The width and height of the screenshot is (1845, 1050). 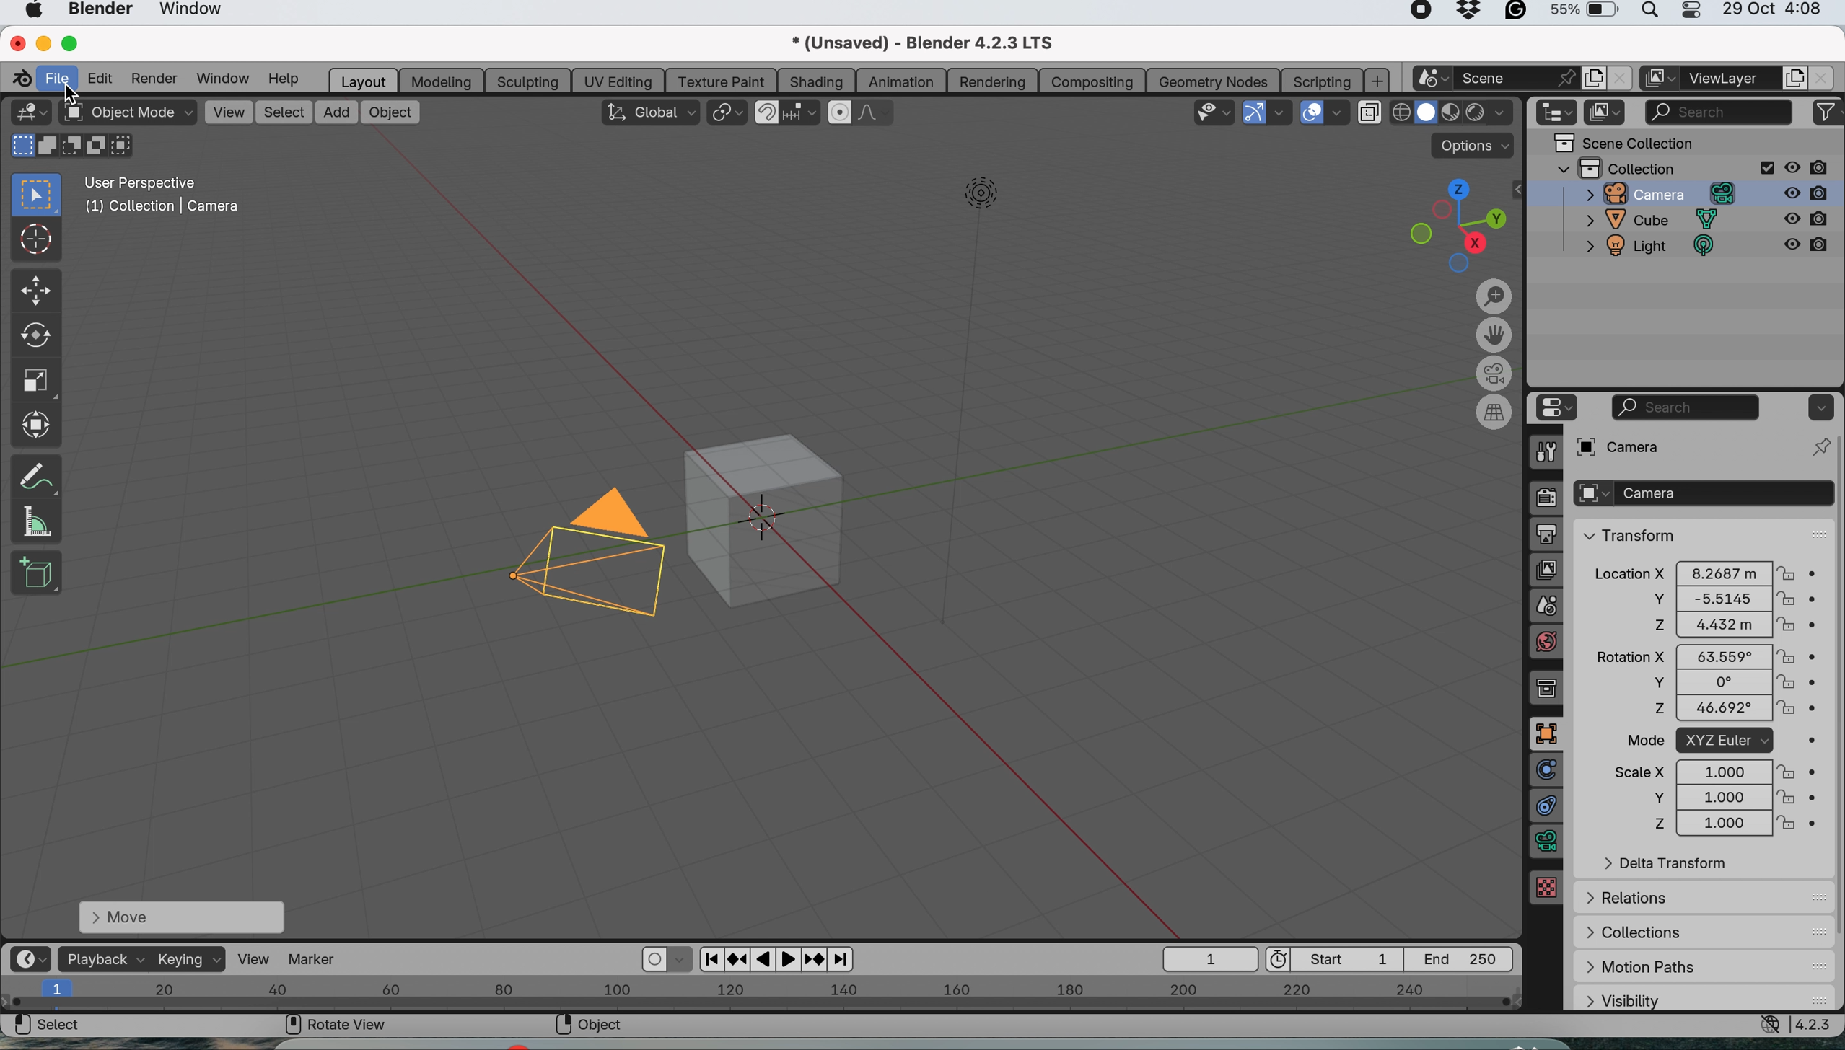 What do you see at coordinates (588, 1025) in the screenshot?
I see `object` at bounding box center [588, 1025].